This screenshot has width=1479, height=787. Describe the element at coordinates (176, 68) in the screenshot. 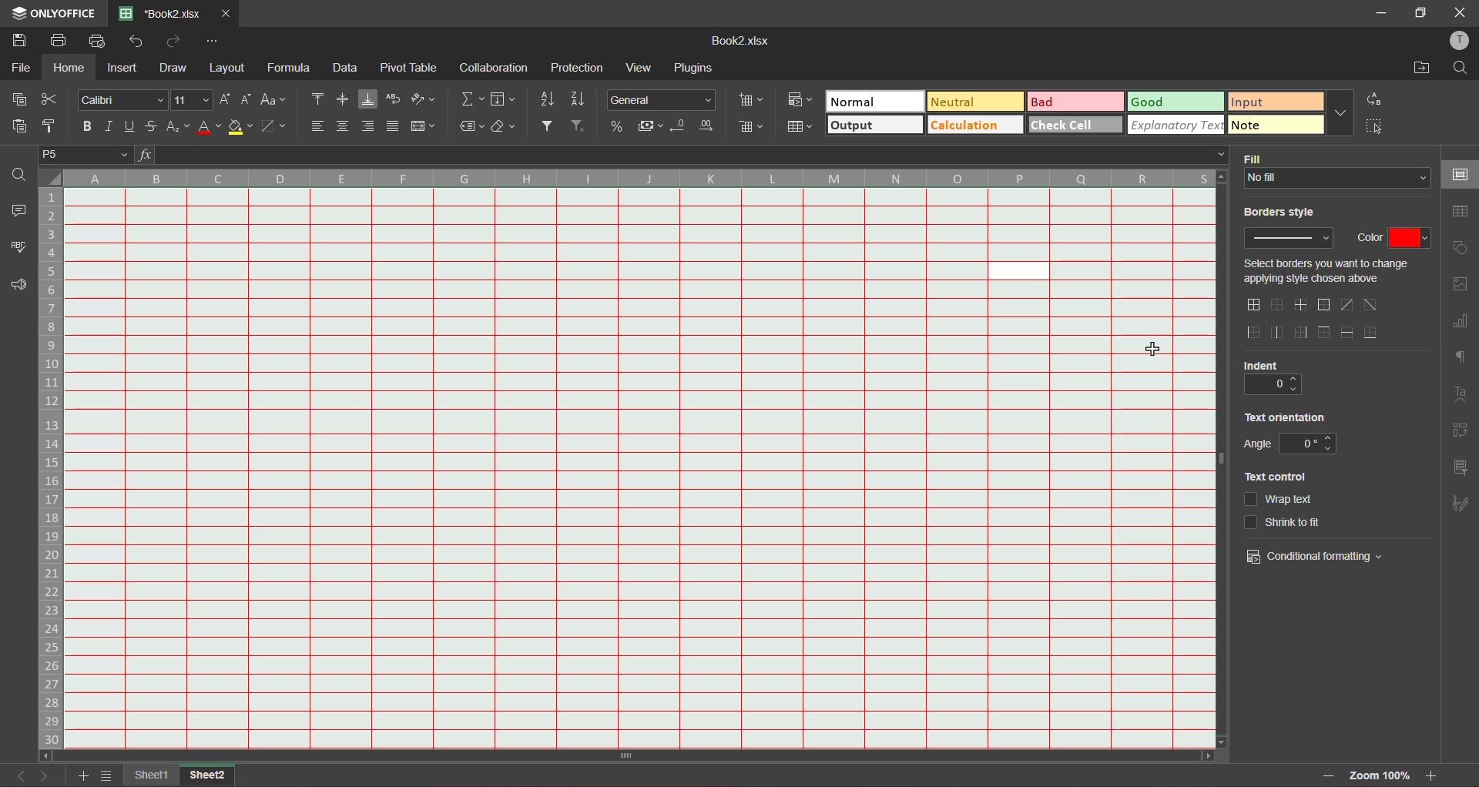

I see `draw` at that location.